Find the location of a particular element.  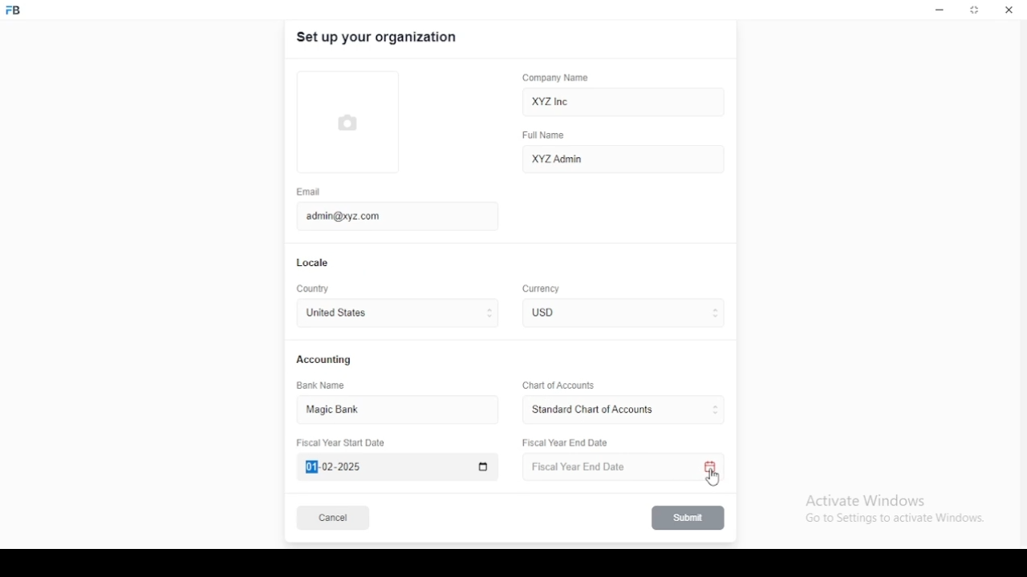

admin@xyz.com is located at coordinates (389, 215).